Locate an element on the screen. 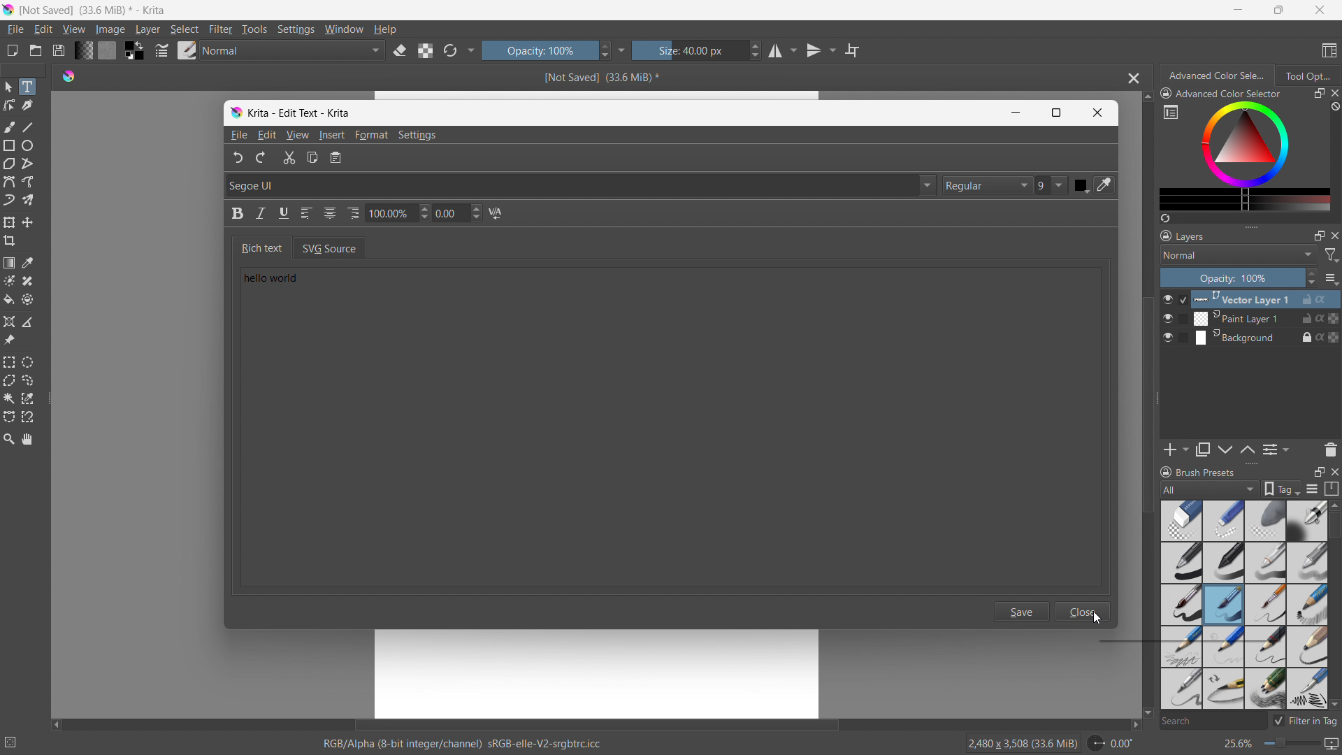 The width and height of the screenshot is (1342, 755). tool options is located at coordinates (1307, 75).